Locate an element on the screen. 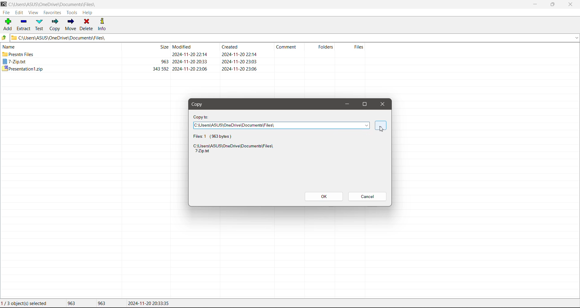 The image size is (580, 308). 7.zip.txt is located at coordinates (15, 62).